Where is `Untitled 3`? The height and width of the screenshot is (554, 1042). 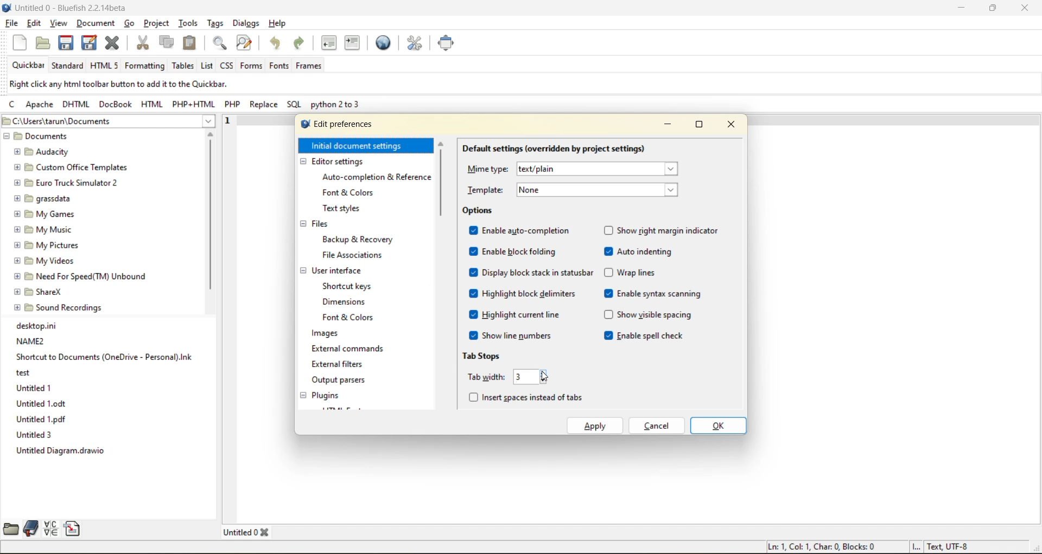 Untitled 3 is located at coordinates (35, 435).